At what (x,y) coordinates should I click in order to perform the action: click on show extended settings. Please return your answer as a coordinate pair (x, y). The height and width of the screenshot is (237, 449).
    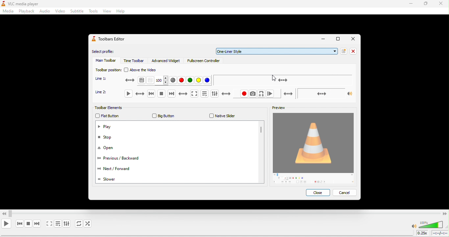
    Looking at the image, I should click on (67, 225).